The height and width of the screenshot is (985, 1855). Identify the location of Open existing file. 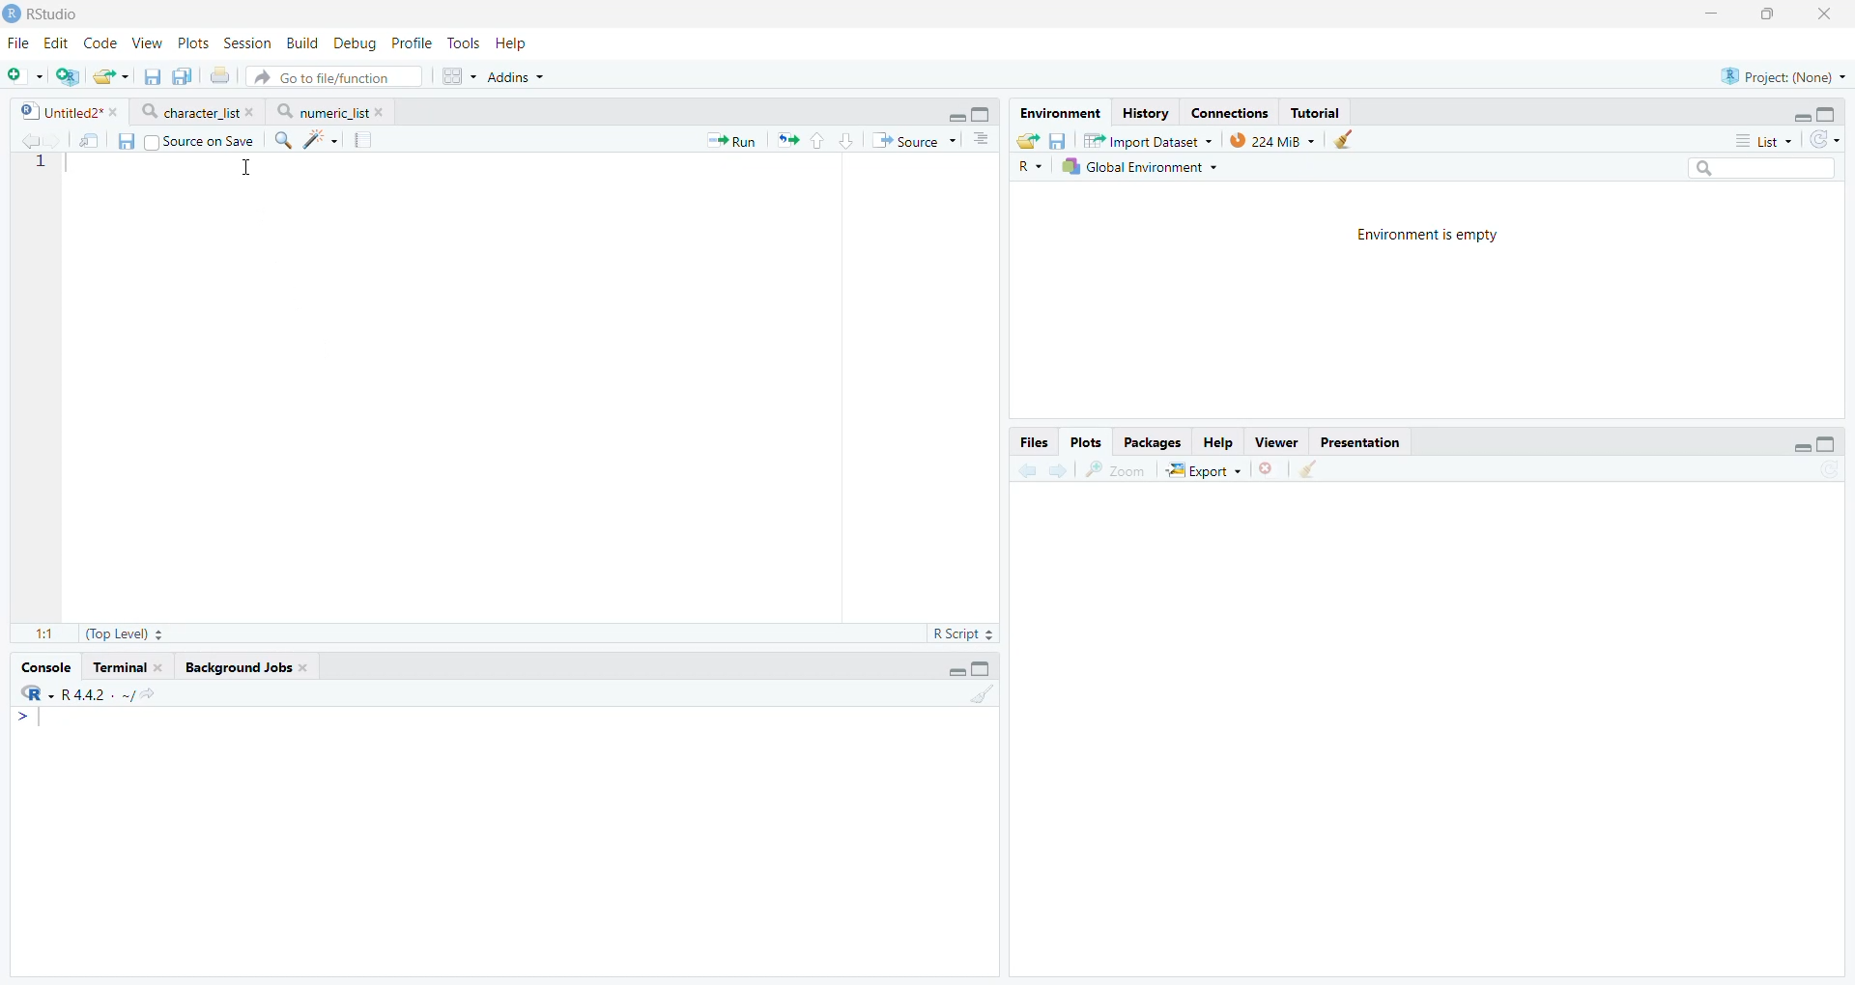
(109, 76).